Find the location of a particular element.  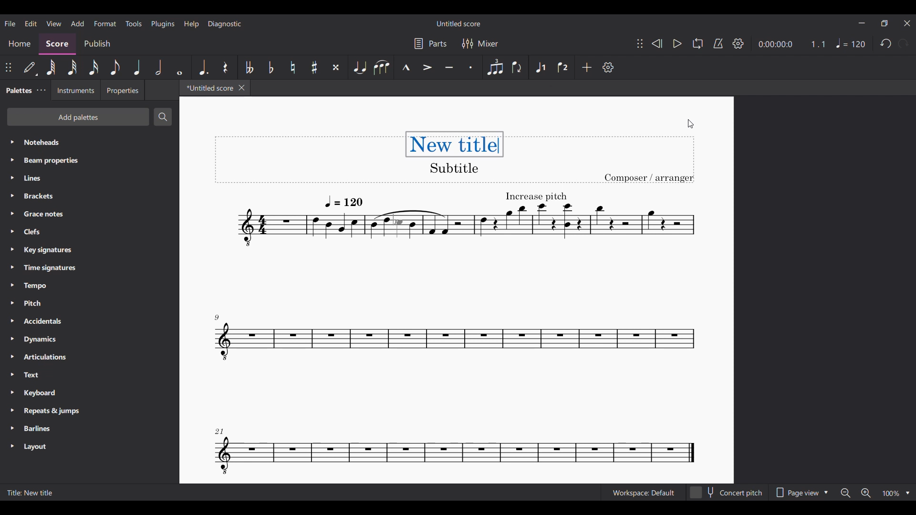

Tempo is located at coordinates (851, 43).